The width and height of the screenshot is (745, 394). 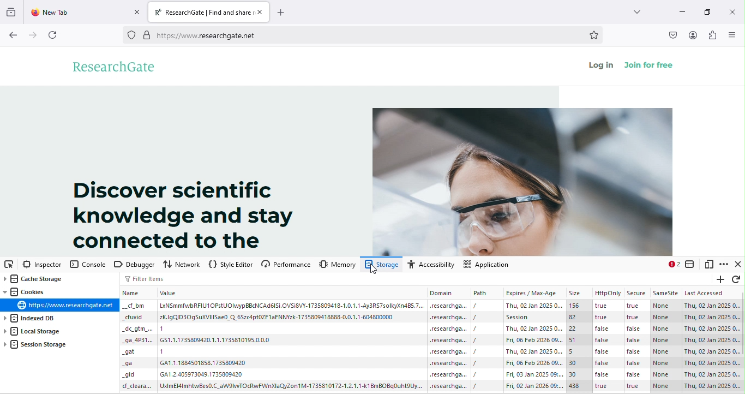 I want to click on false, so click(x=634, y=374).